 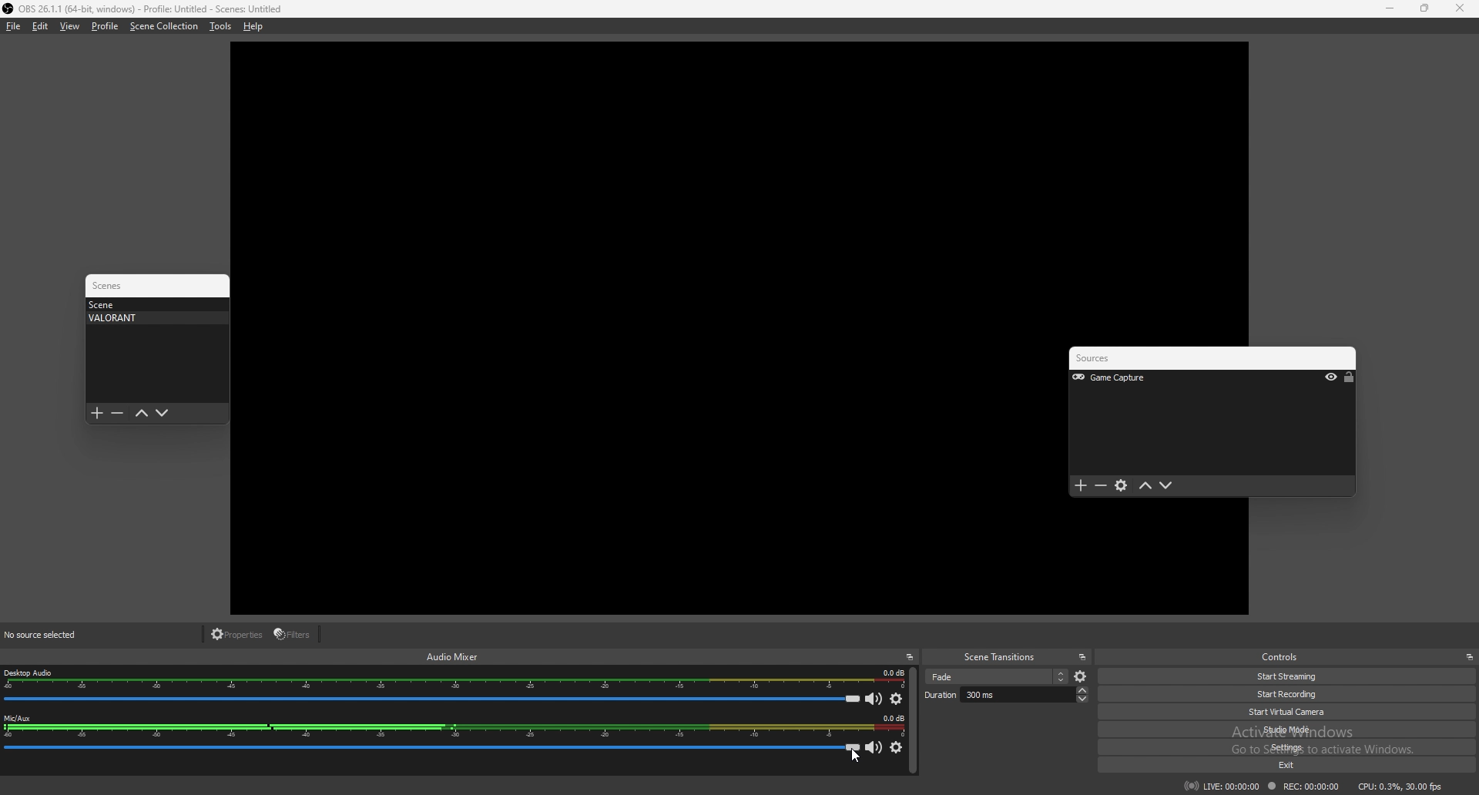 I want to click on start recording, so click(x=1290, y=694).